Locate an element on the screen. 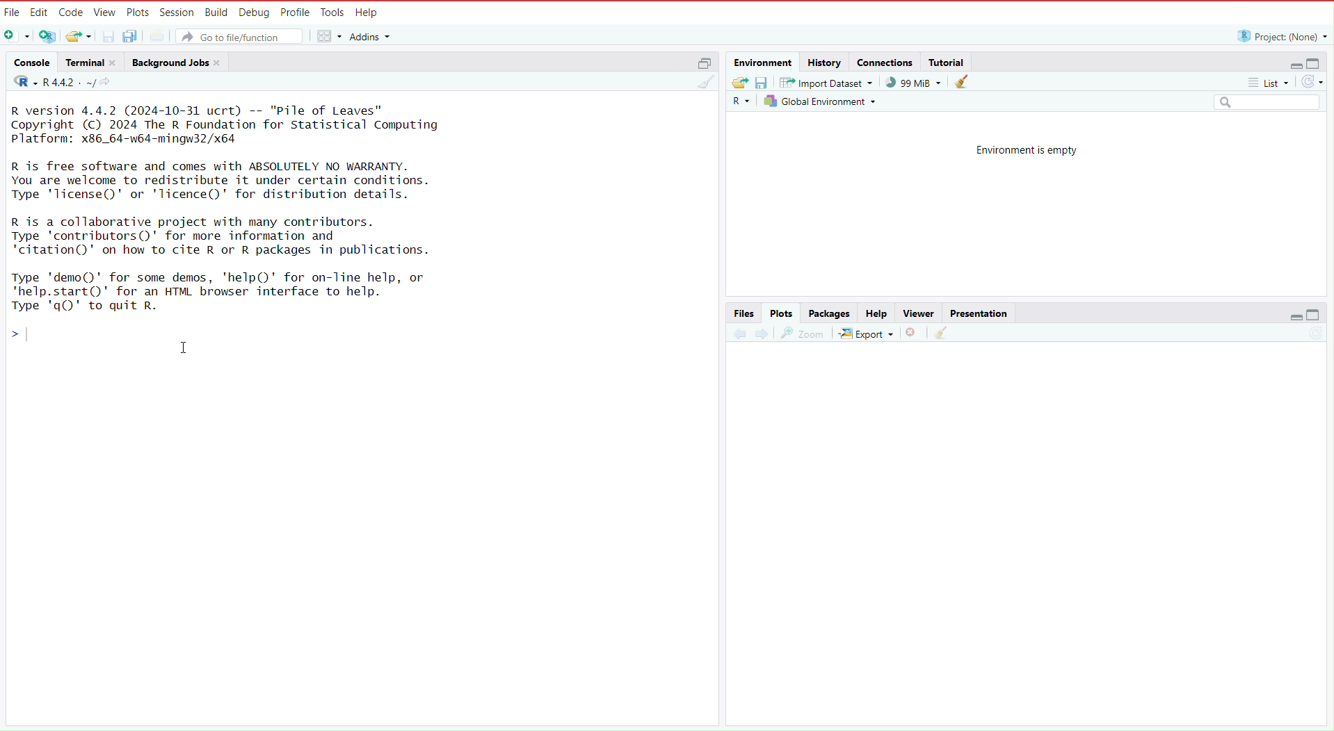 This screenshot has height=731, width=1334. next plot is located at coordinates (762, 334).